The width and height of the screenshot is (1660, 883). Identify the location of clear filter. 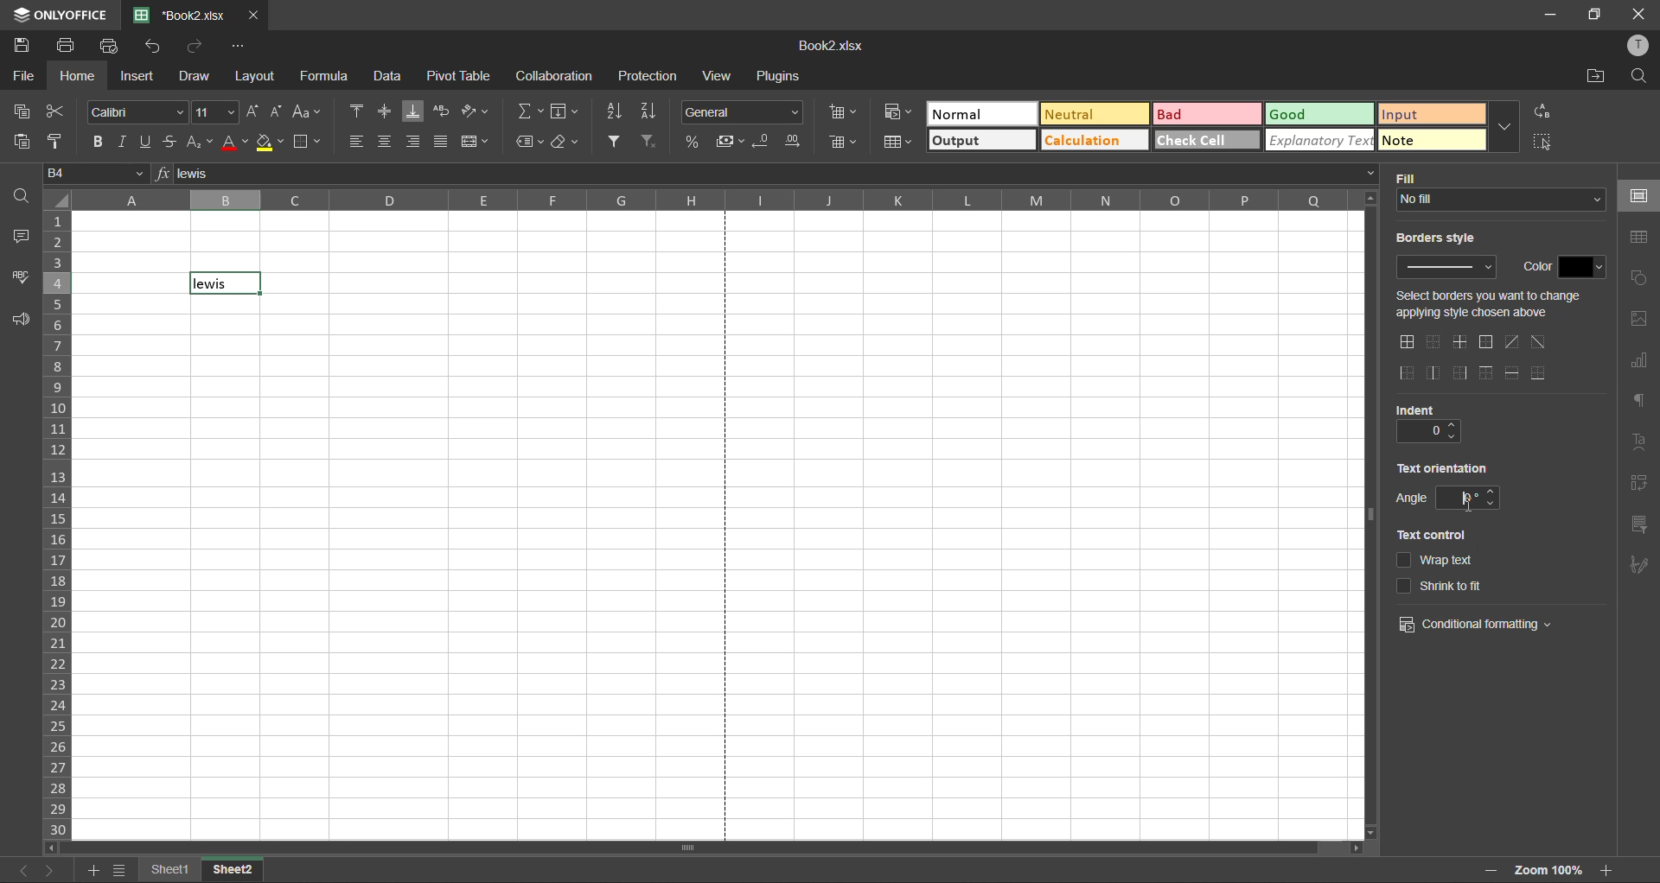
(649, 143).